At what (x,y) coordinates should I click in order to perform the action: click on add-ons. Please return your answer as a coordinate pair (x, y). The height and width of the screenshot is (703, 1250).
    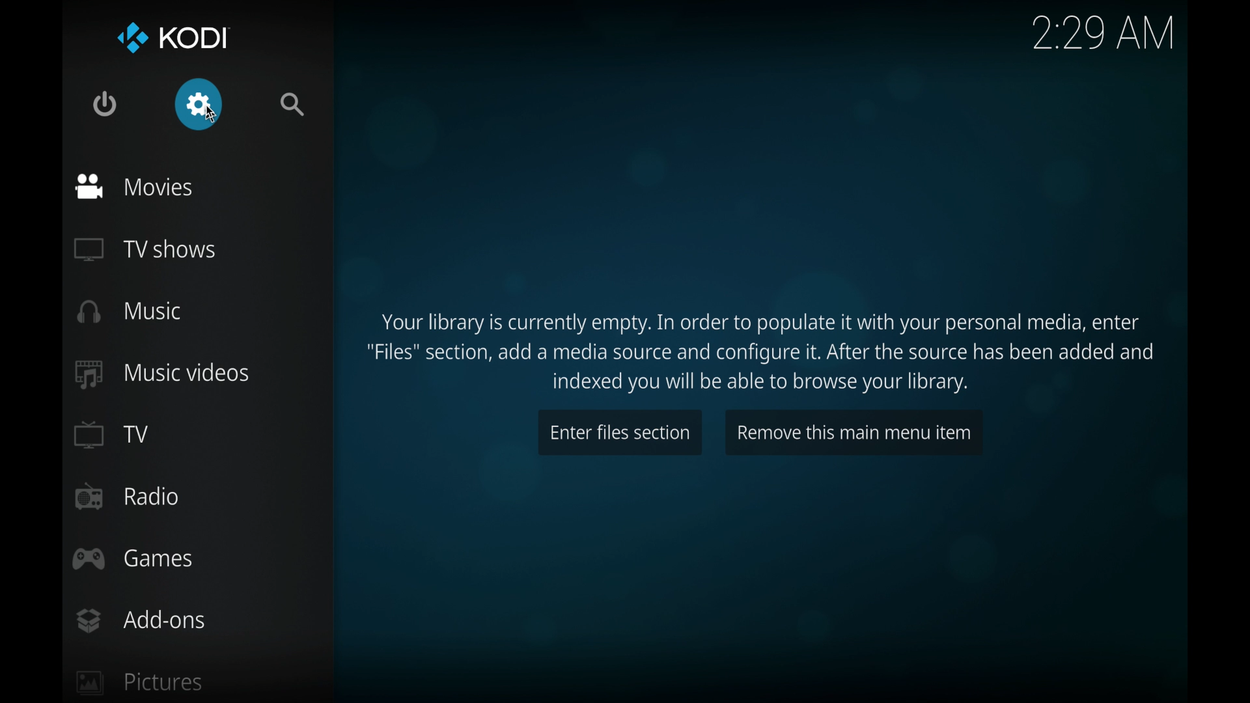
    Looking at the image, I should click on (141, 621).